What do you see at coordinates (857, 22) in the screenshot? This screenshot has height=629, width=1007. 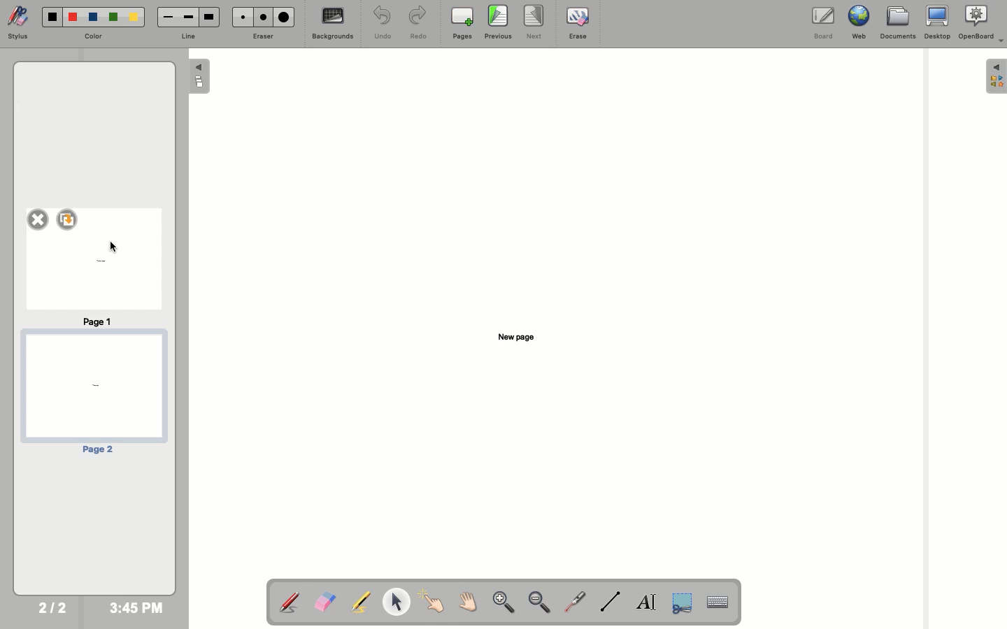 I see `Web` at bounding box center [857, 22].